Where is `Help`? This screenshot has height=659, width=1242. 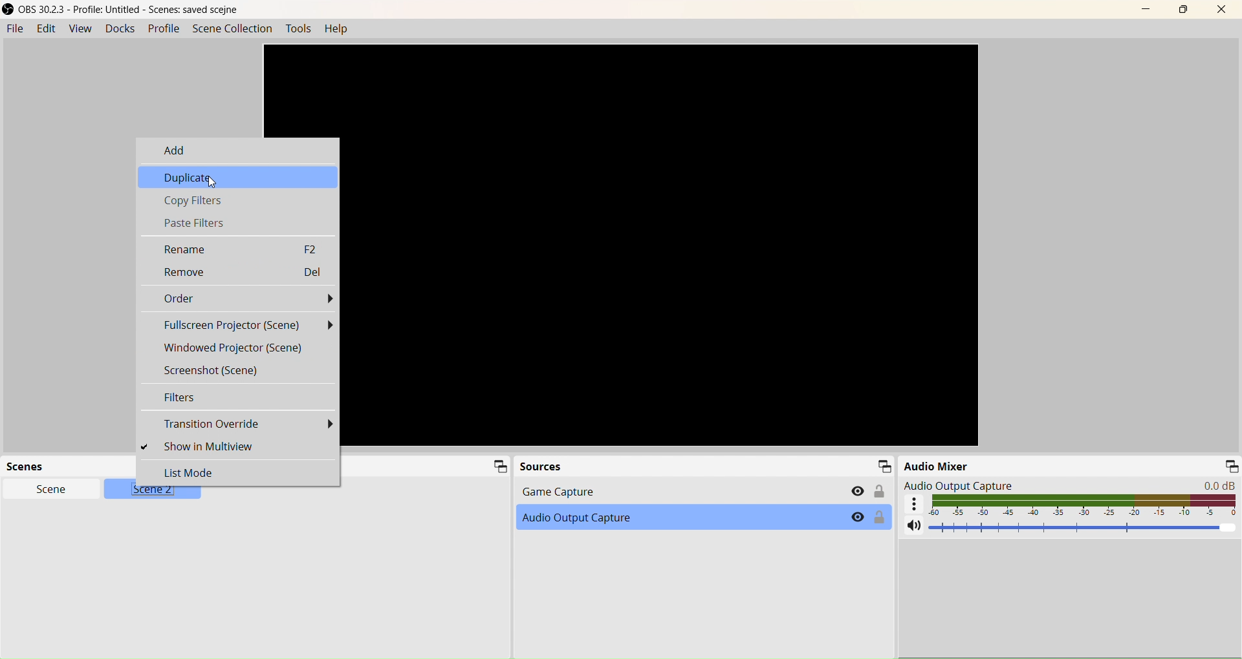
Help is located at coordinates (336, 28).